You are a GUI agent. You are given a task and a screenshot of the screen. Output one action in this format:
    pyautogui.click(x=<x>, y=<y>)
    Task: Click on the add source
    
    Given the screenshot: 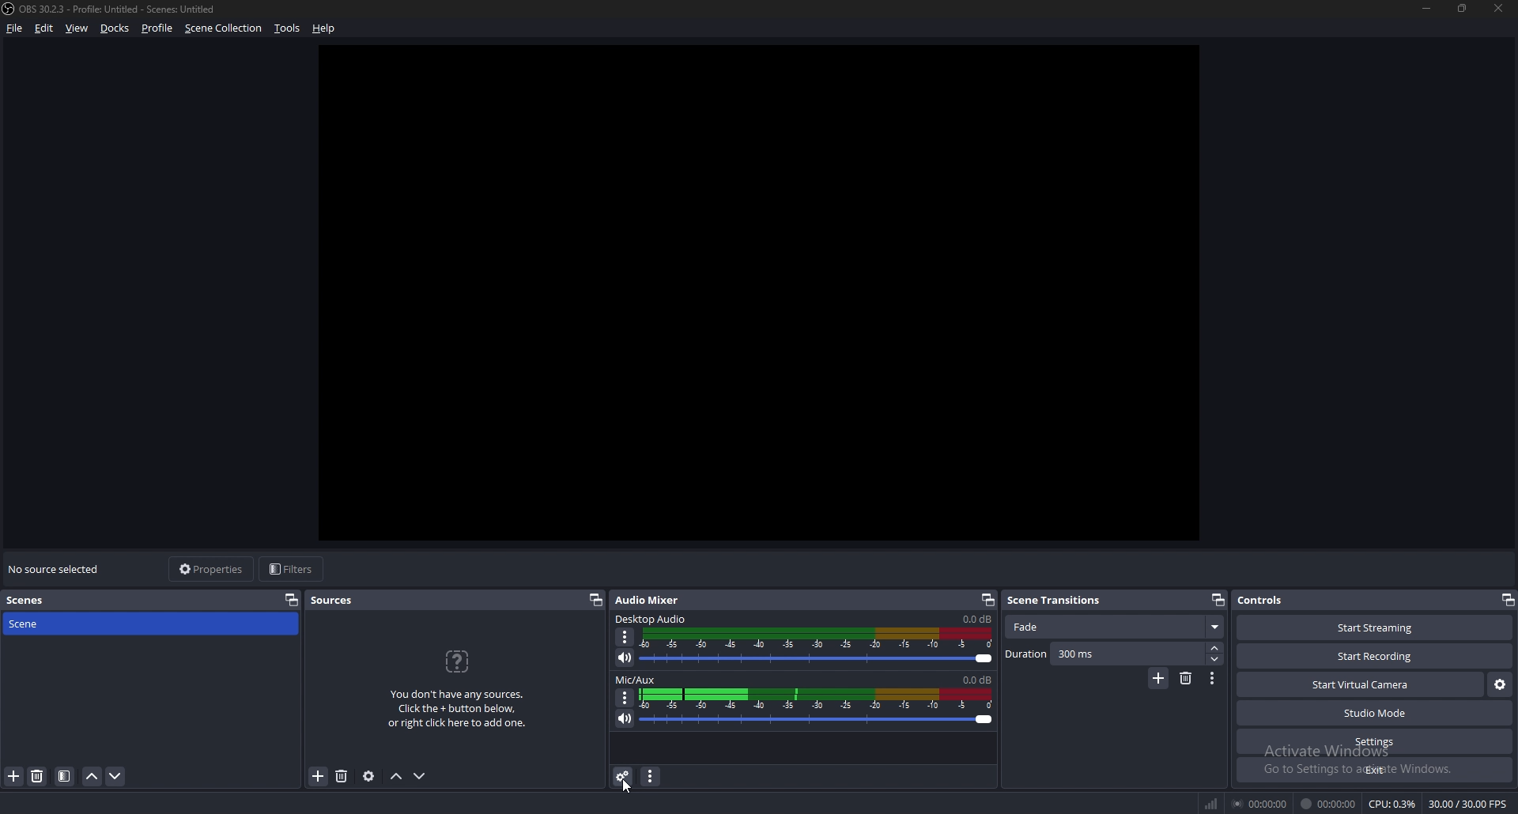 What is the action you would take?
    pyautogui.click(x=317, y=777)
    